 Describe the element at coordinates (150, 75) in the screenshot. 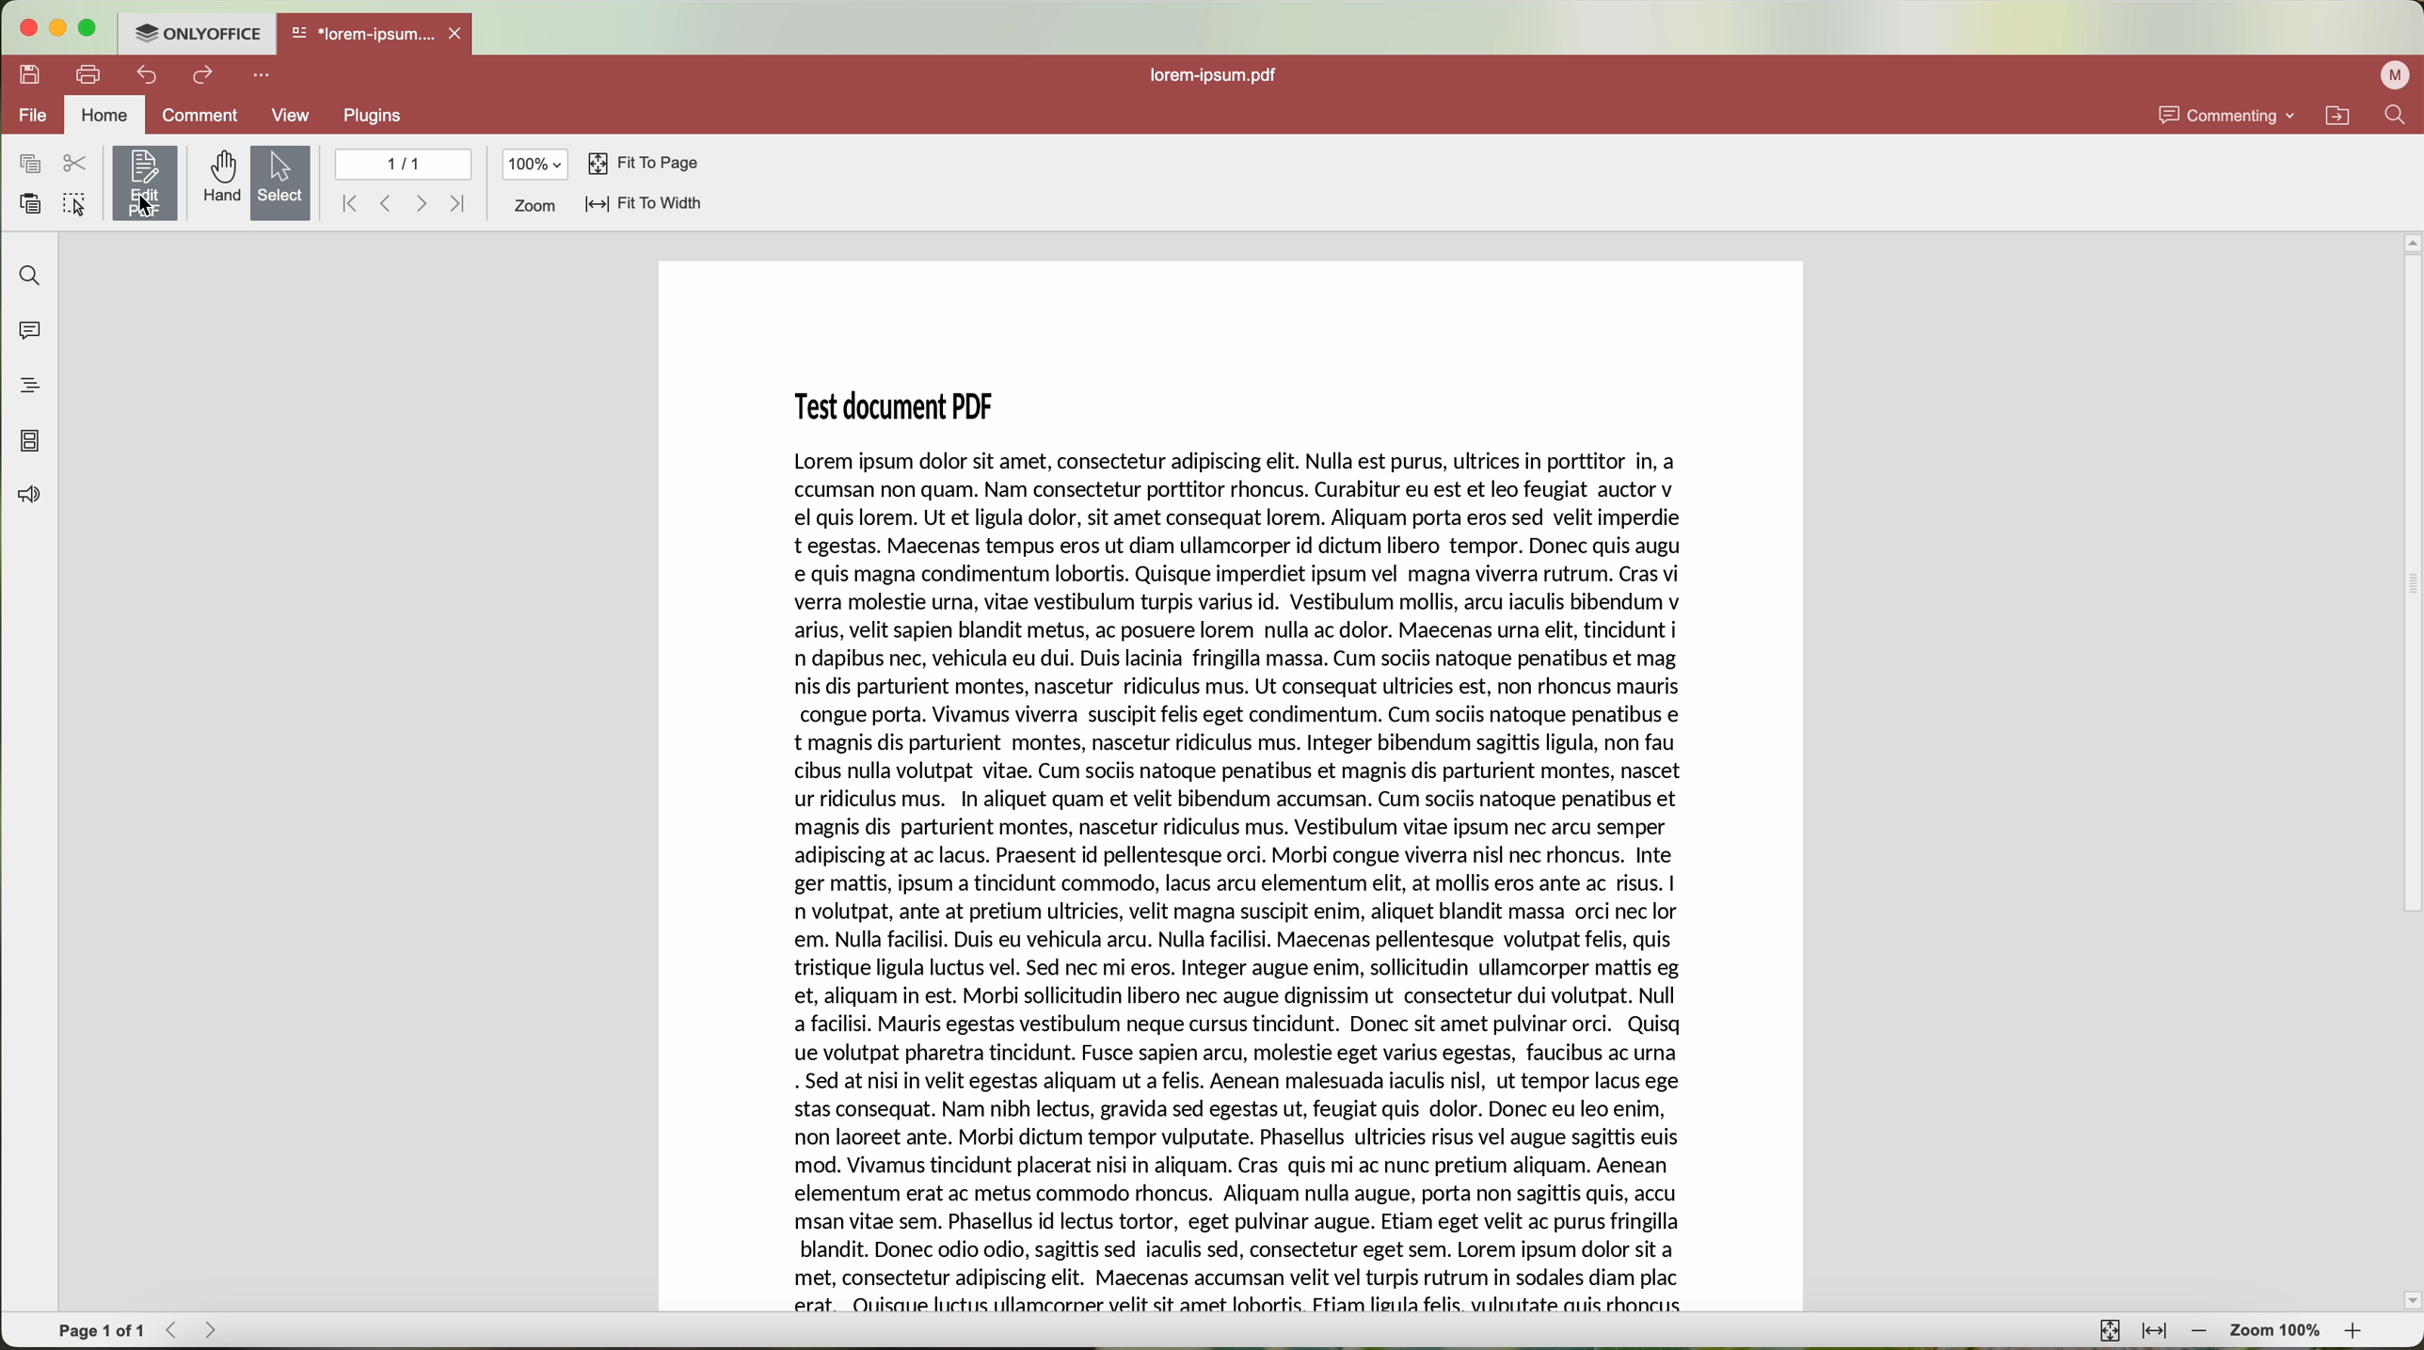

I see `undo` at that location.